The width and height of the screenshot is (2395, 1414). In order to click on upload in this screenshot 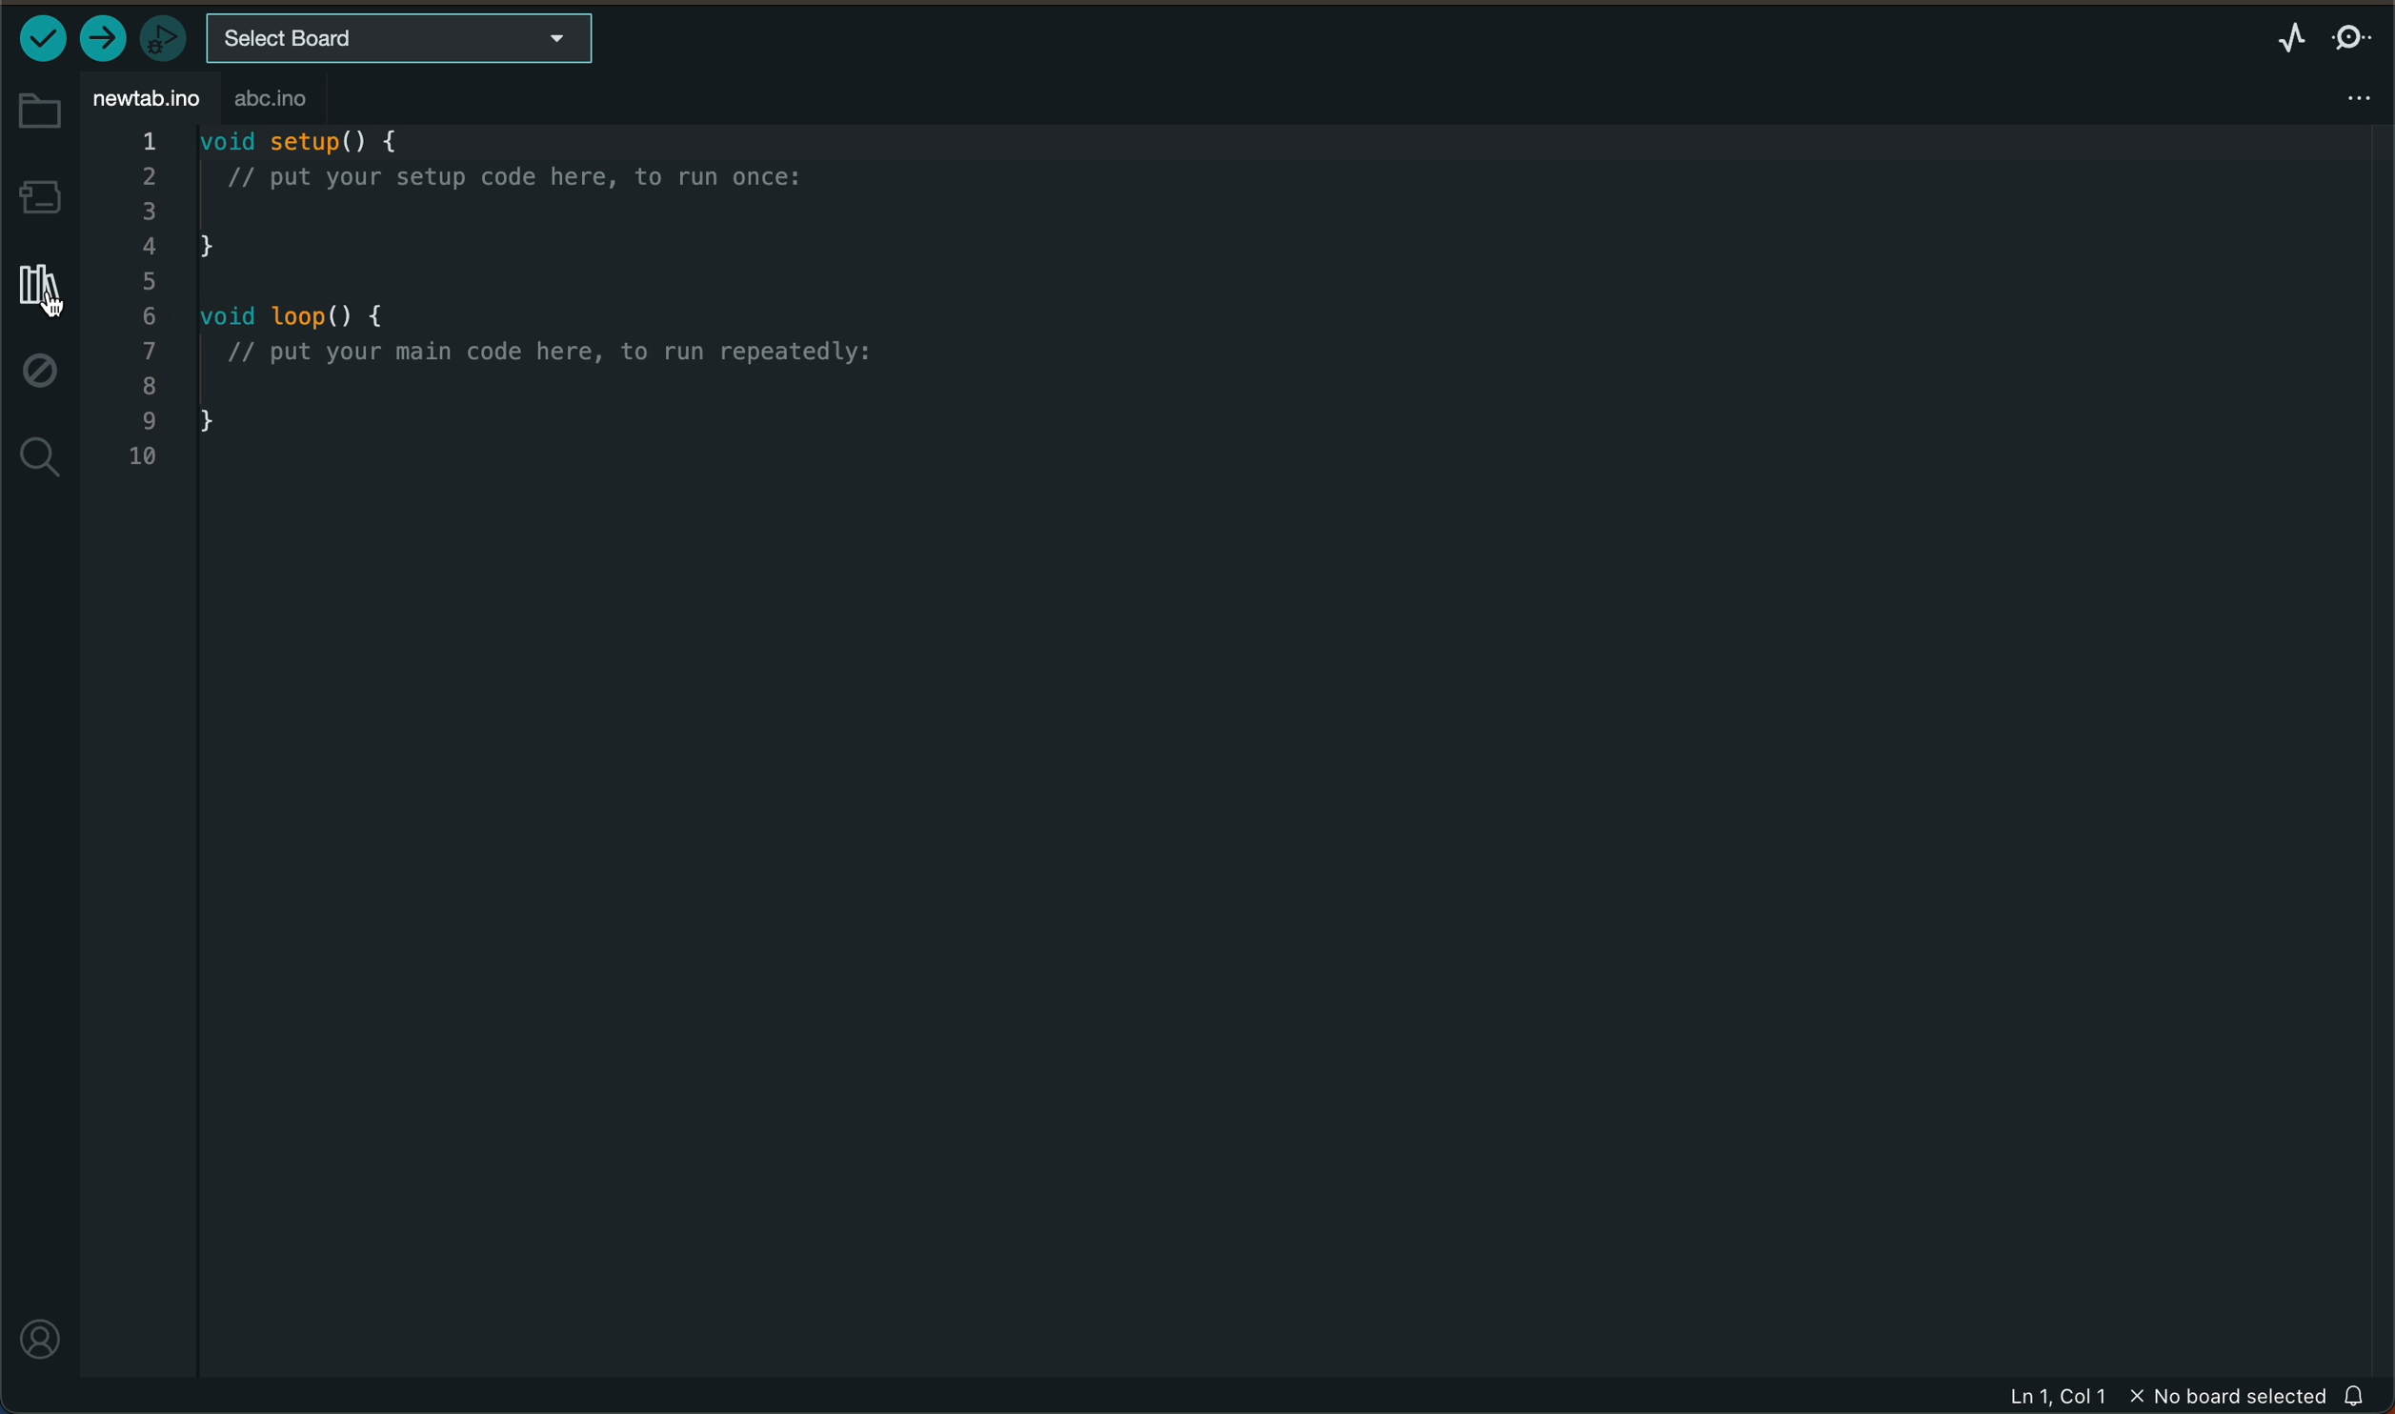, I will do `click(102, 39)`.